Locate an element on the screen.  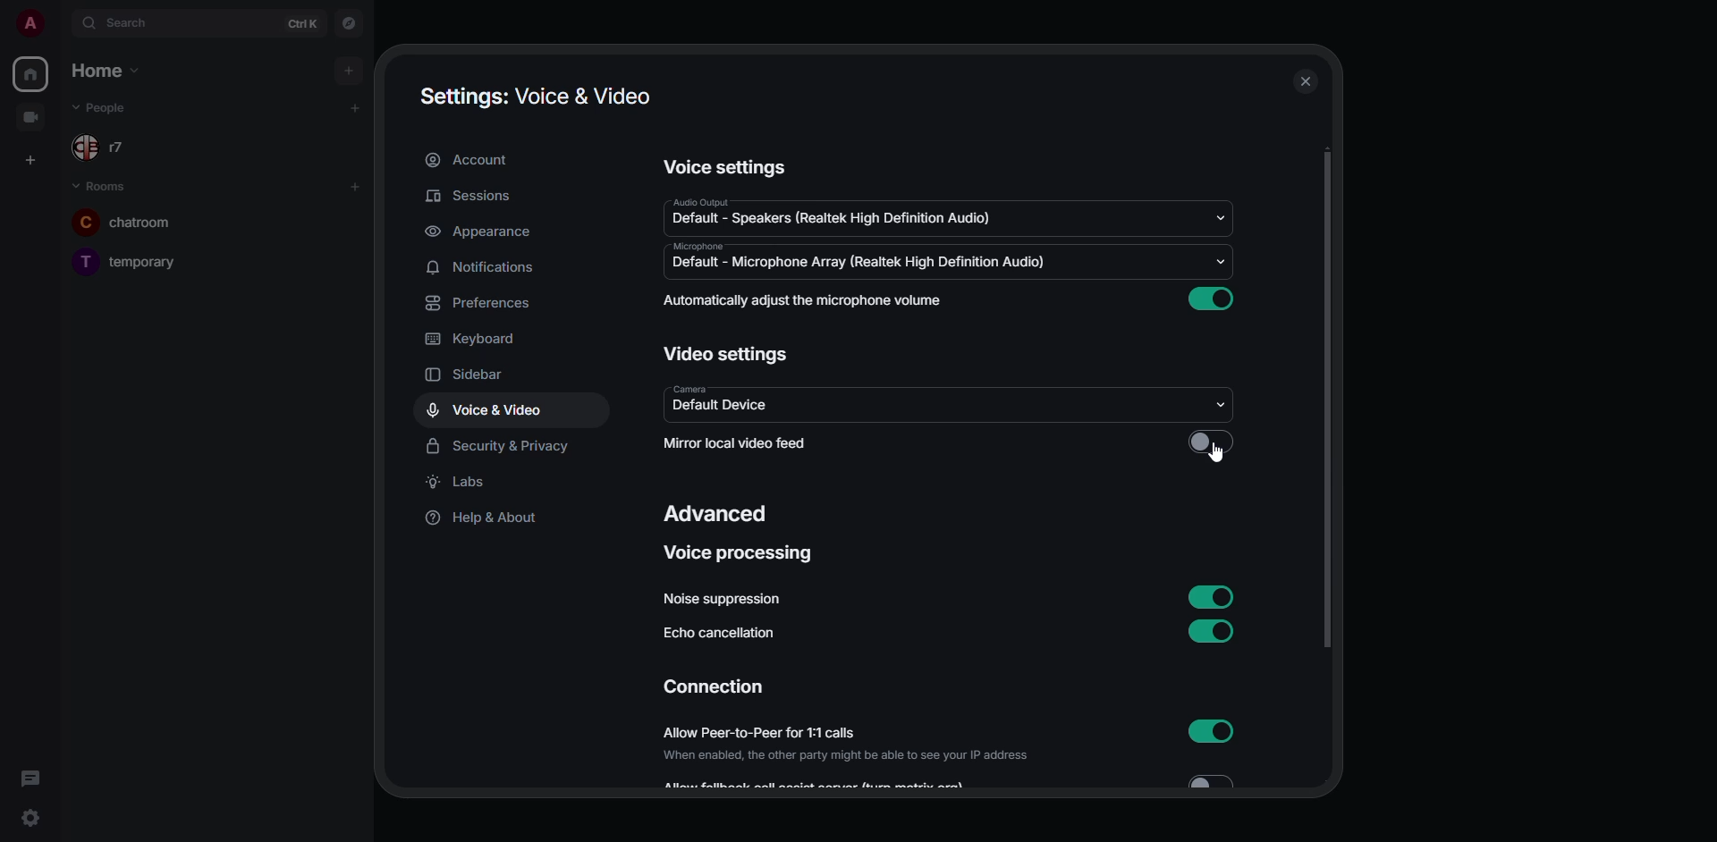
keyboard is located at coordinates (472, 339).